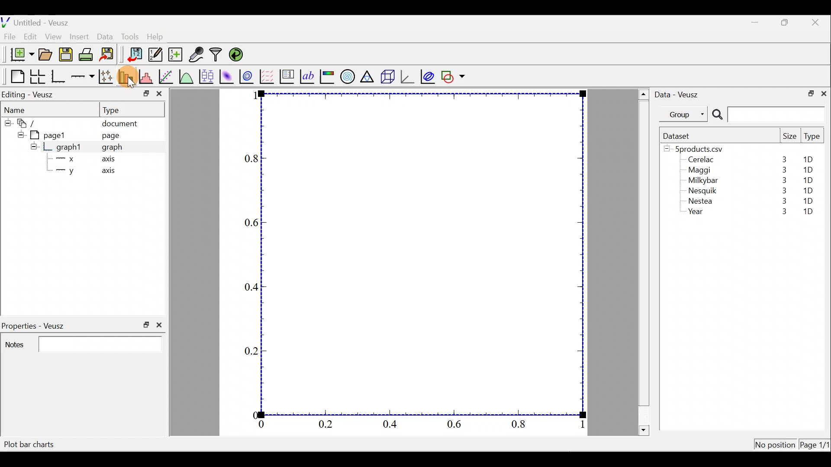  Describe the element at coordinates (155, 55) in the screenshot. I see `Edit and enter new datasets` at that location.